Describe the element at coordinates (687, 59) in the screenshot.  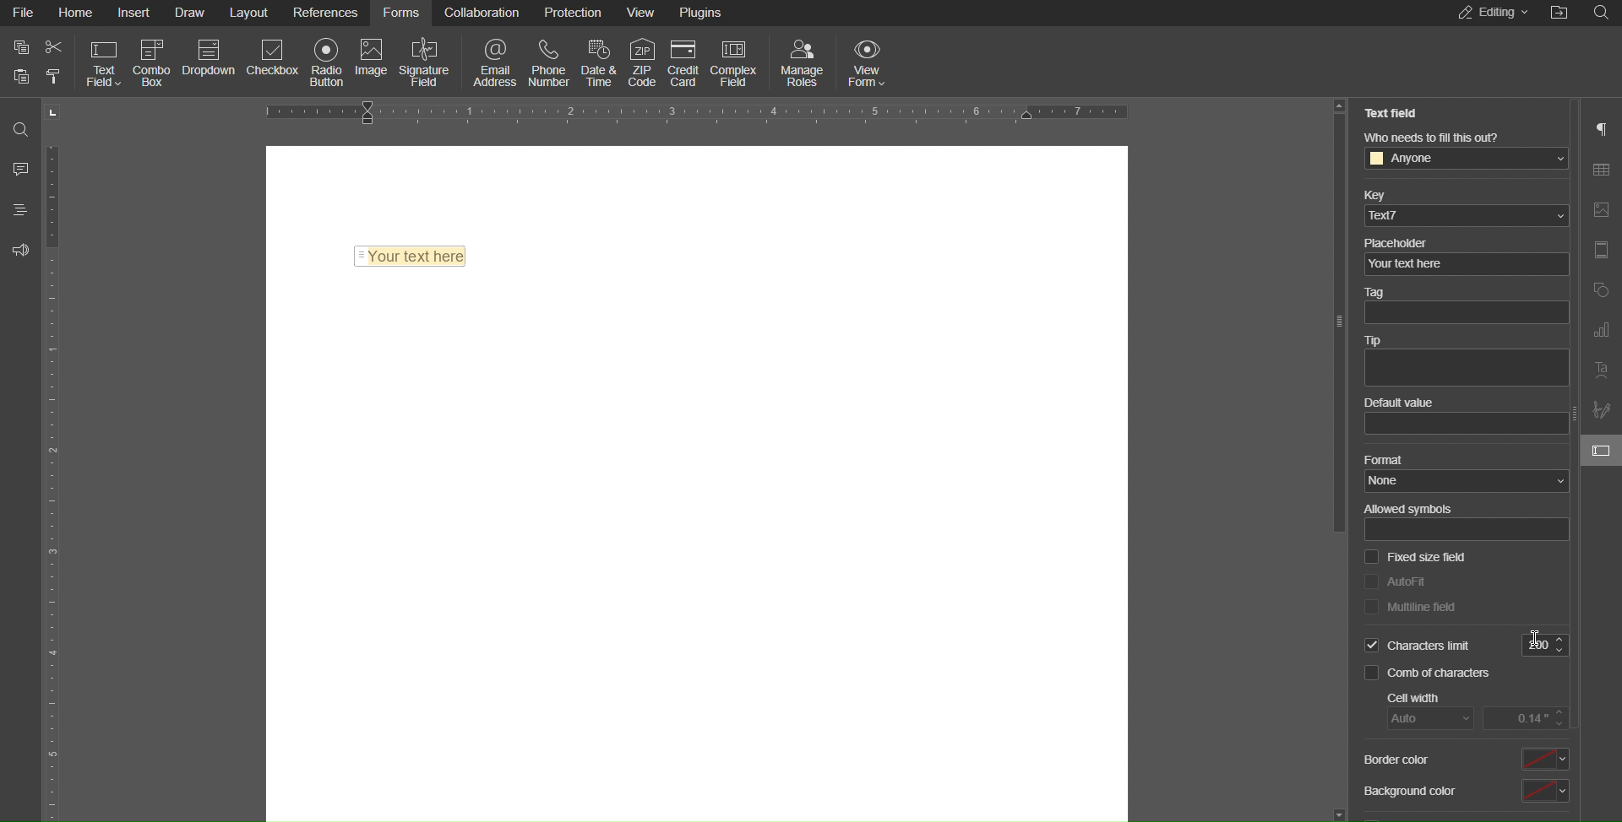
I see `Credit Card` at that location.